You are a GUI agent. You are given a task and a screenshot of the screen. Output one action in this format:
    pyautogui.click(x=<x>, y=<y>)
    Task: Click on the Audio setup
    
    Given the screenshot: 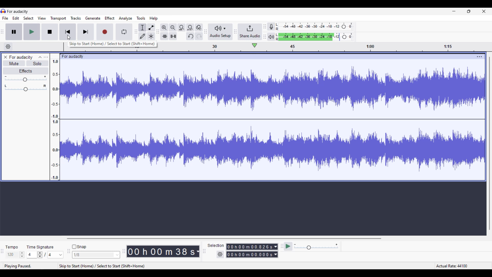 What is the action you would take?
    pyautogui.click(x=221, y=32)
    